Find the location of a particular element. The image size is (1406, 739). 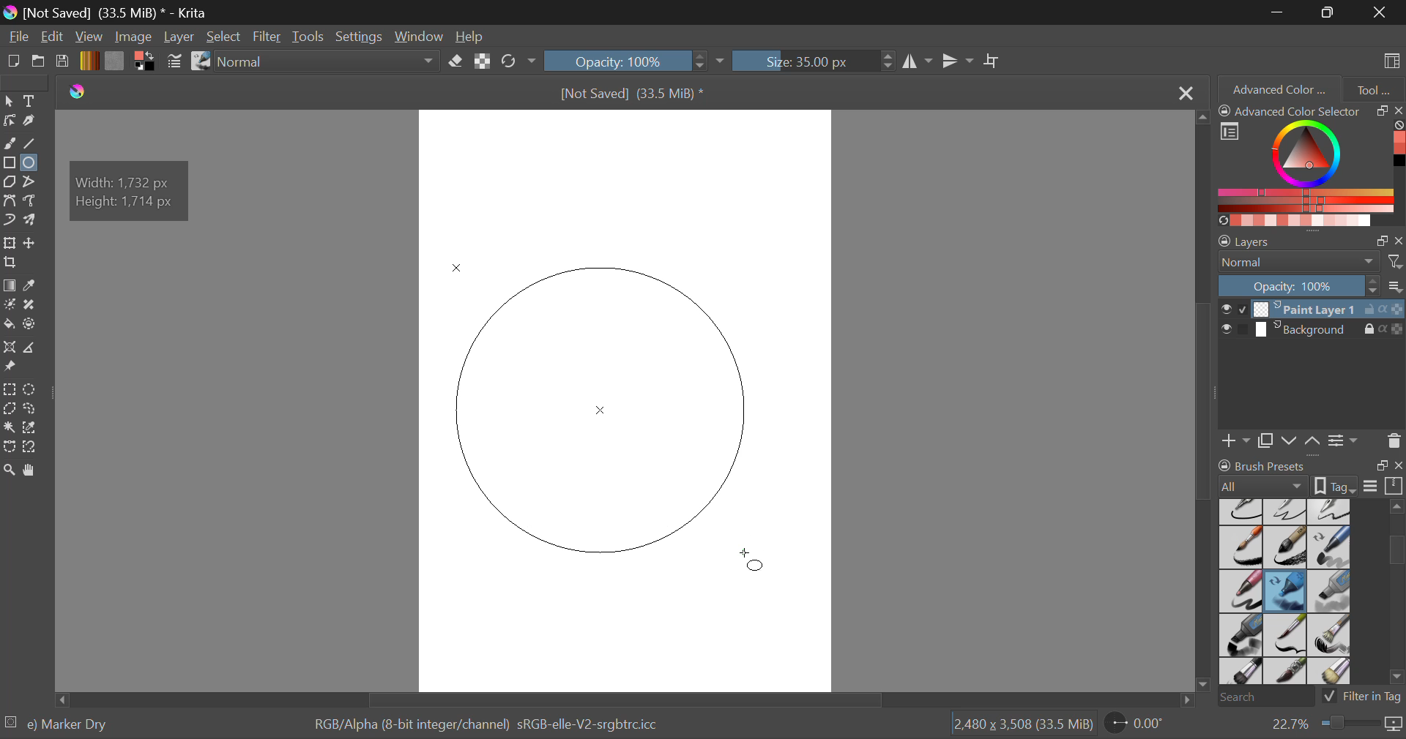

Smart Patch Tool is located at coordinates (32, 306).